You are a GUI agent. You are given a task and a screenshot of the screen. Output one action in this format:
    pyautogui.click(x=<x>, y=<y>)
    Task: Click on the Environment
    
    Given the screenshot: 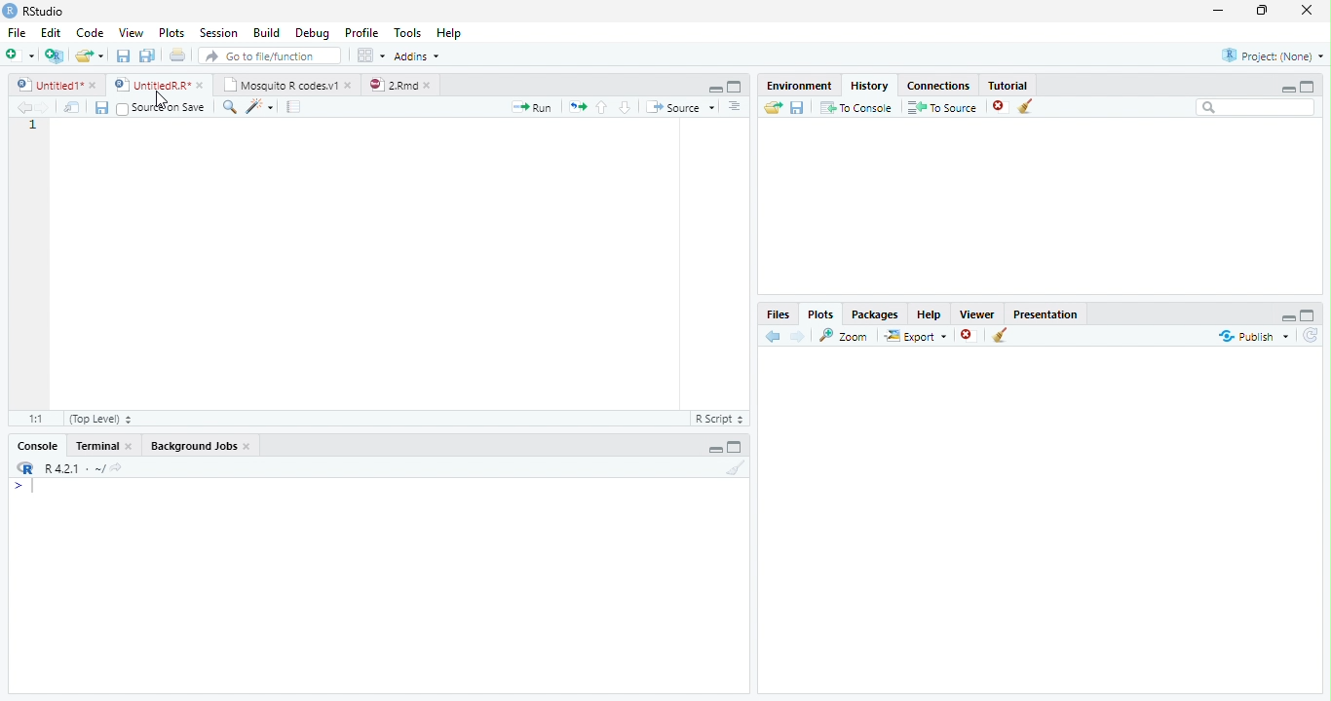 What is the action you would take?
    pyautogui.click(x=800, y=85)
    